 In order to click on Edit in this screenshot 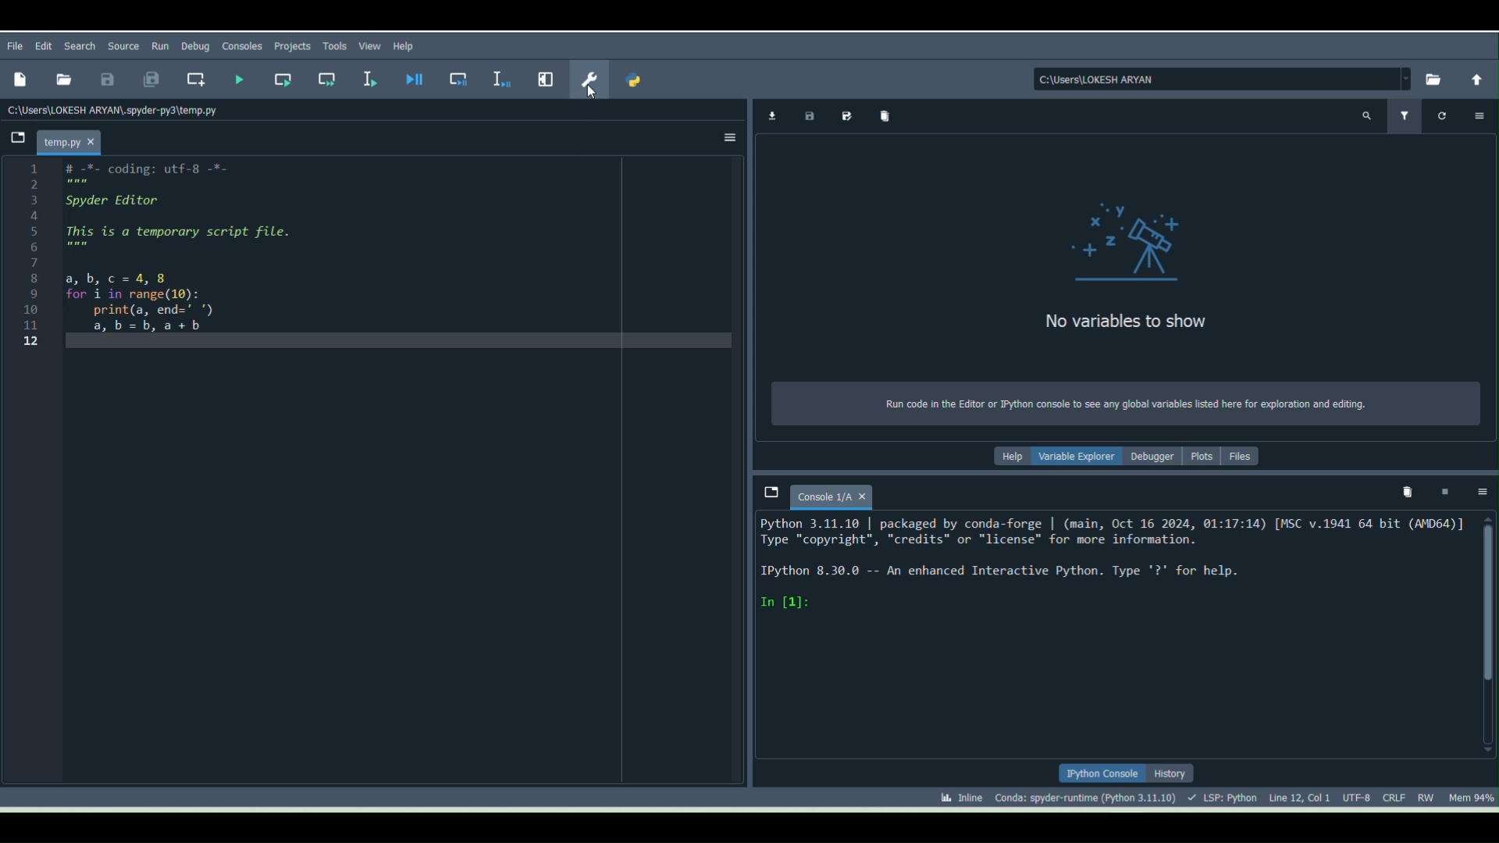, I will do `click(46, 46)`.